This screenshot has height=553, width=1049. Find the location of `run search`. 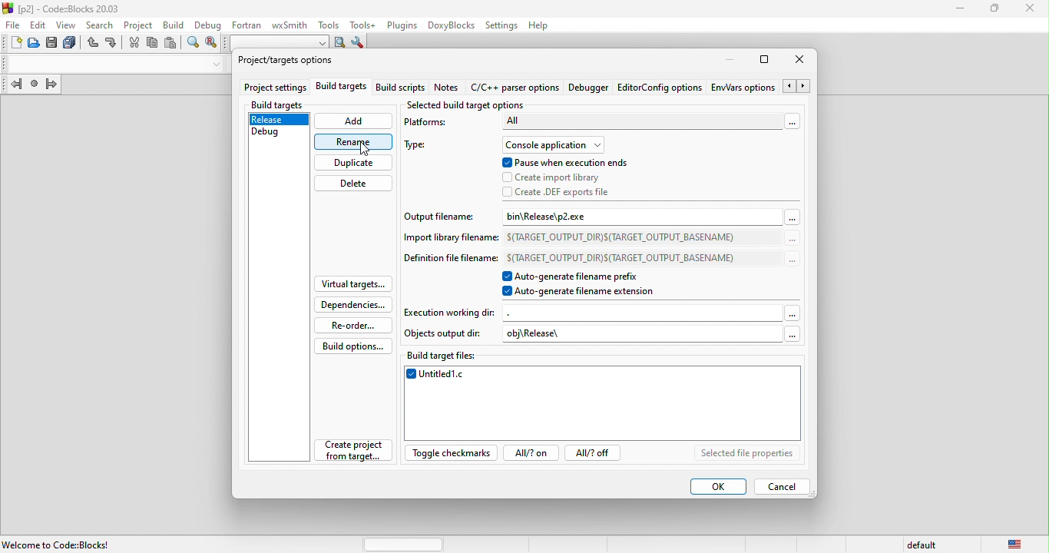

run search is located at coordinates (340, 43).